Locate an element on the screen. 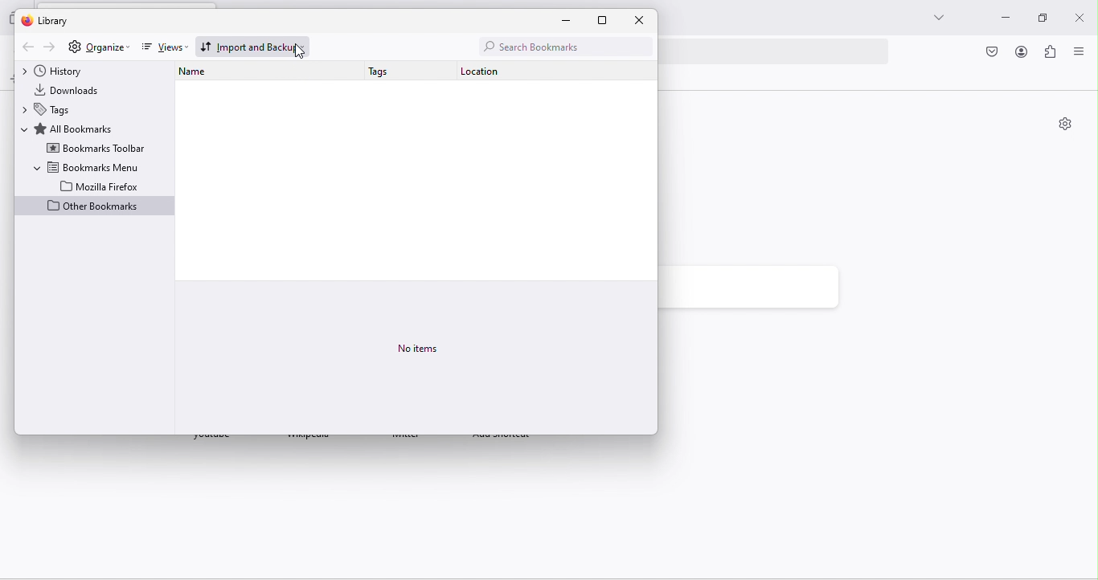  library is located at coordinates (52, 21).